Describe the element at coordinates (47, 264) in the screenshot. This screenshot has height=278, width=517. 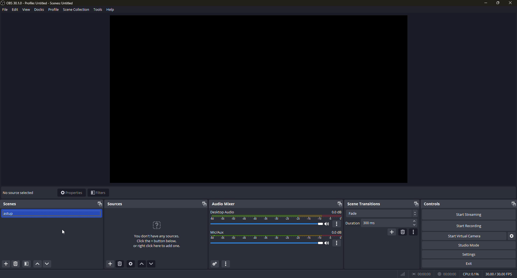
I see `move scene down` at that location.